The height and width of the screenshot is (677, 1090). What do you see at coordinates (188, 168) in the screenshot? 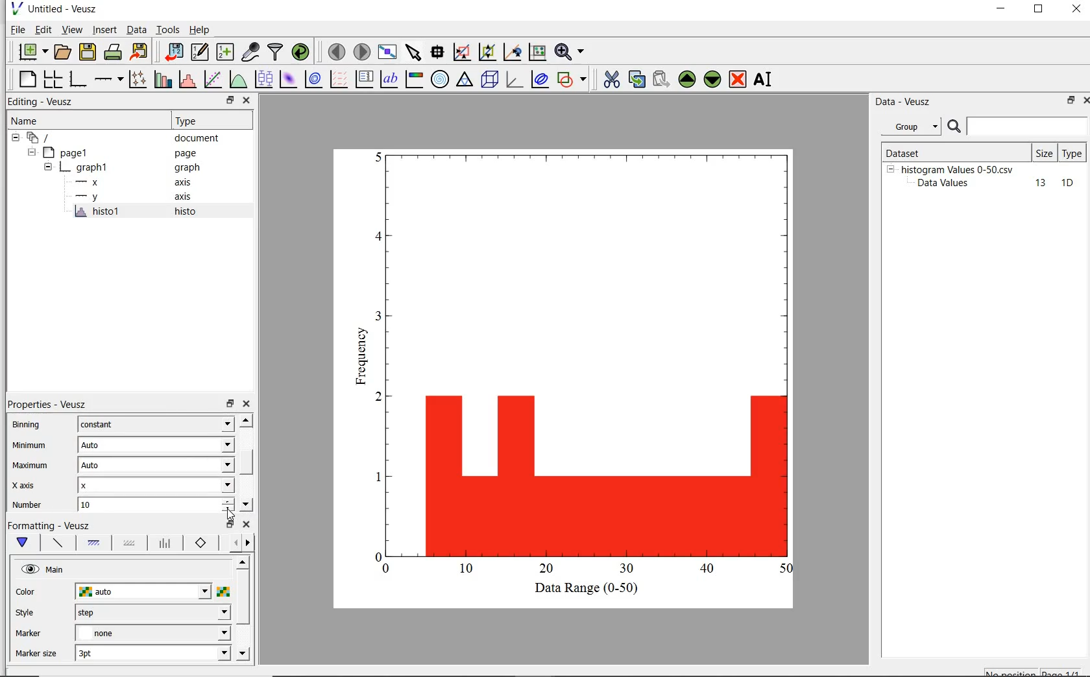
I see `` at bounding box center [188, 168].